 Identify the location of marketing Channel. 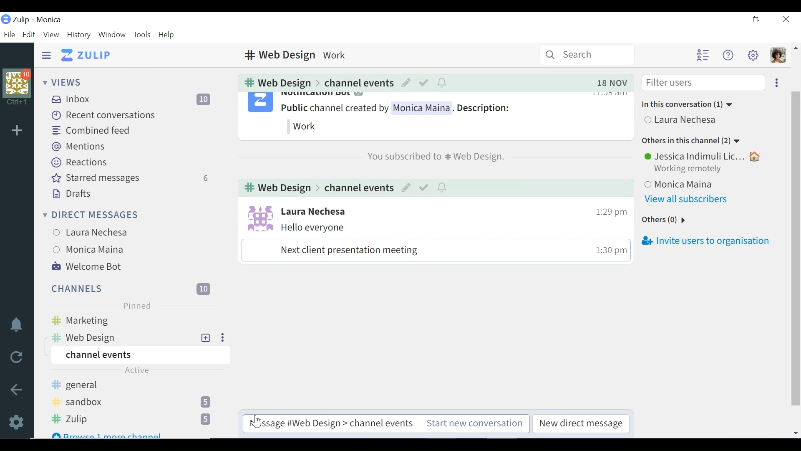
(139, 321).